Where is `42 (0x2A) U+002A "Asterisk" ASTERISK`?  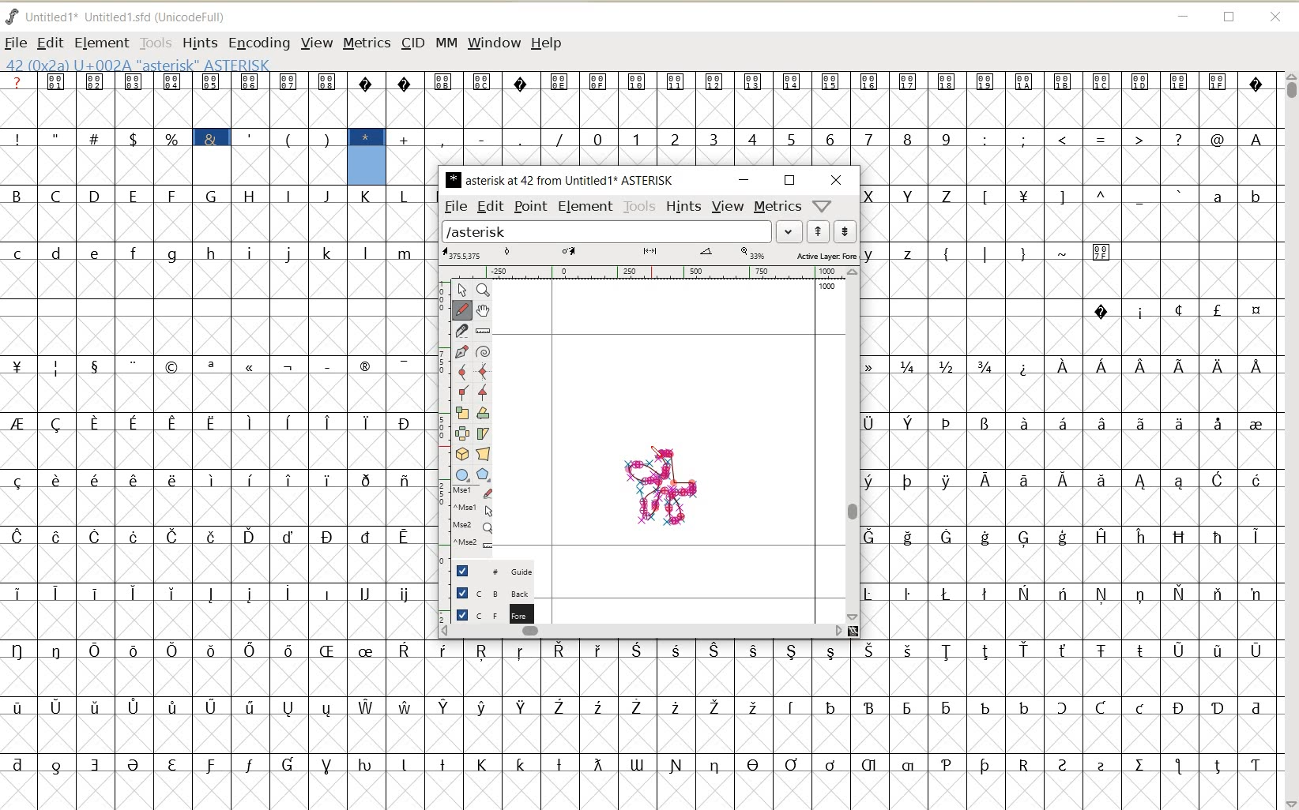
42 (0x2A) U+002A "Asterisk" ASTERISK is located at coordinates (137, 64).